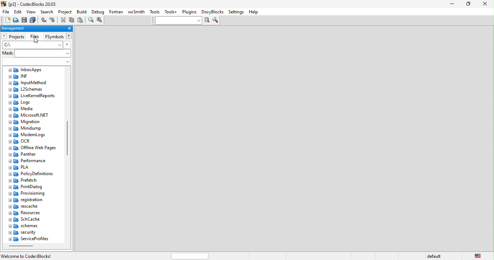  I want to click on show option window, so click(216, 20).